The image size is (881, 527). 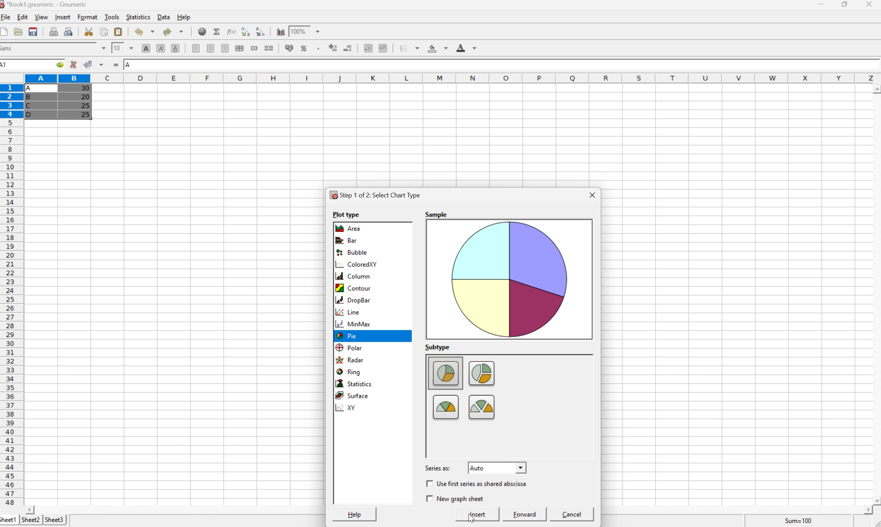 I want to click on Data, so click(x=163, y=17).